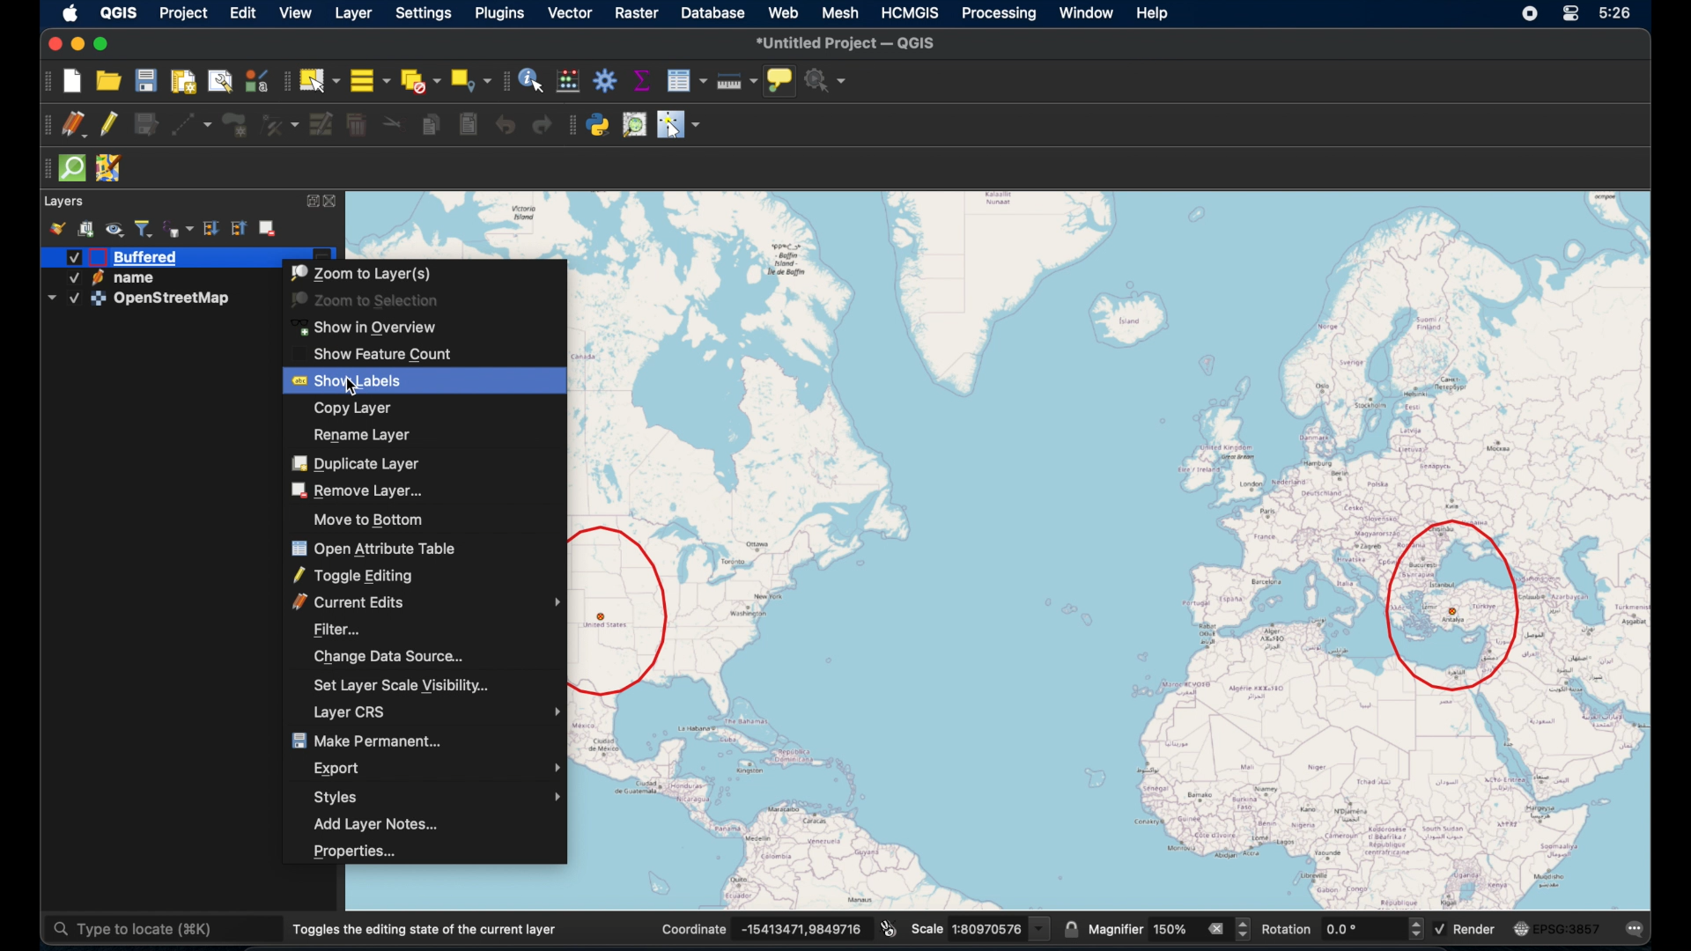 This screenshot has height=951, width=1691. I want to click on active buffered layer, so click(128, 256).